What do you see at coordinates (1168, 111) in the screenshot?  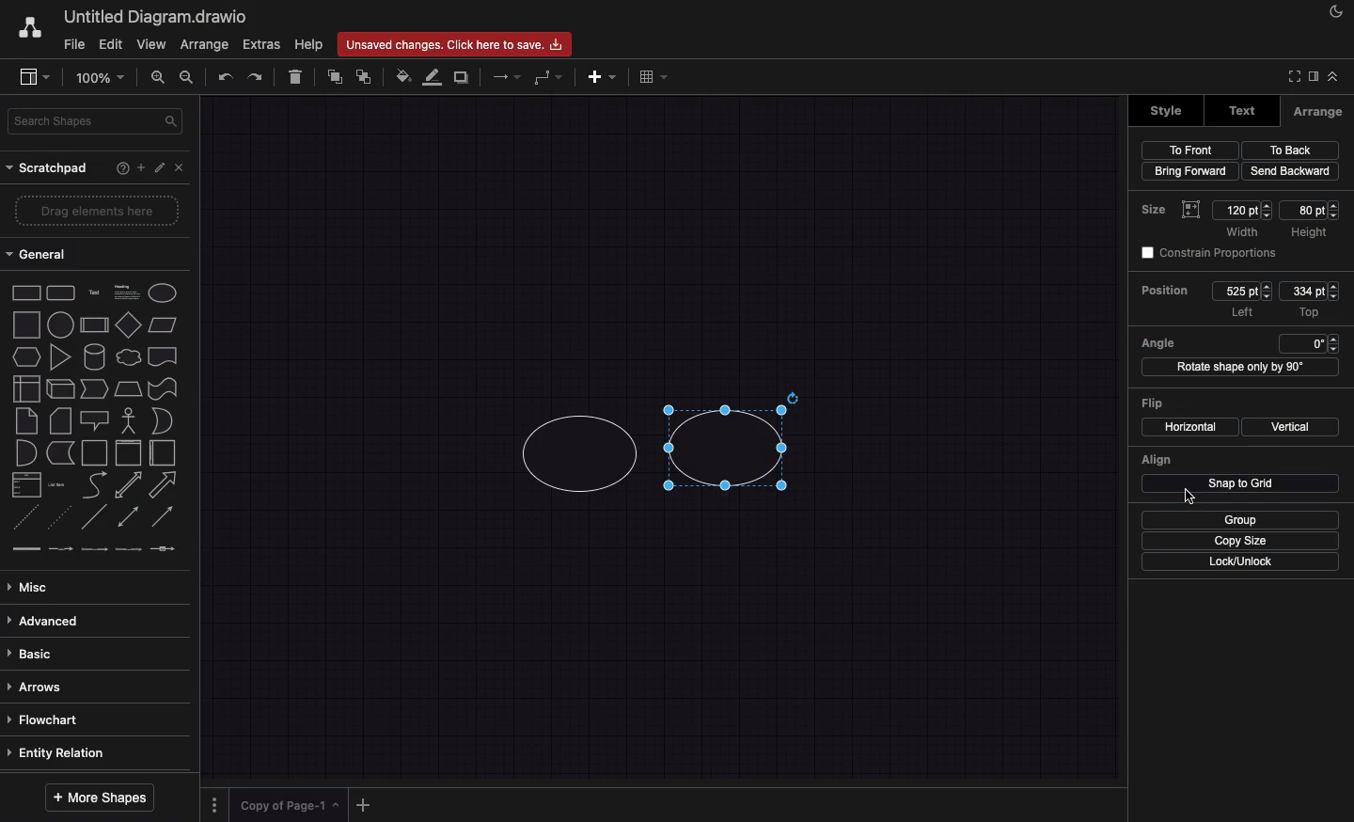 I see `style` at bounding box center [1168, 111].